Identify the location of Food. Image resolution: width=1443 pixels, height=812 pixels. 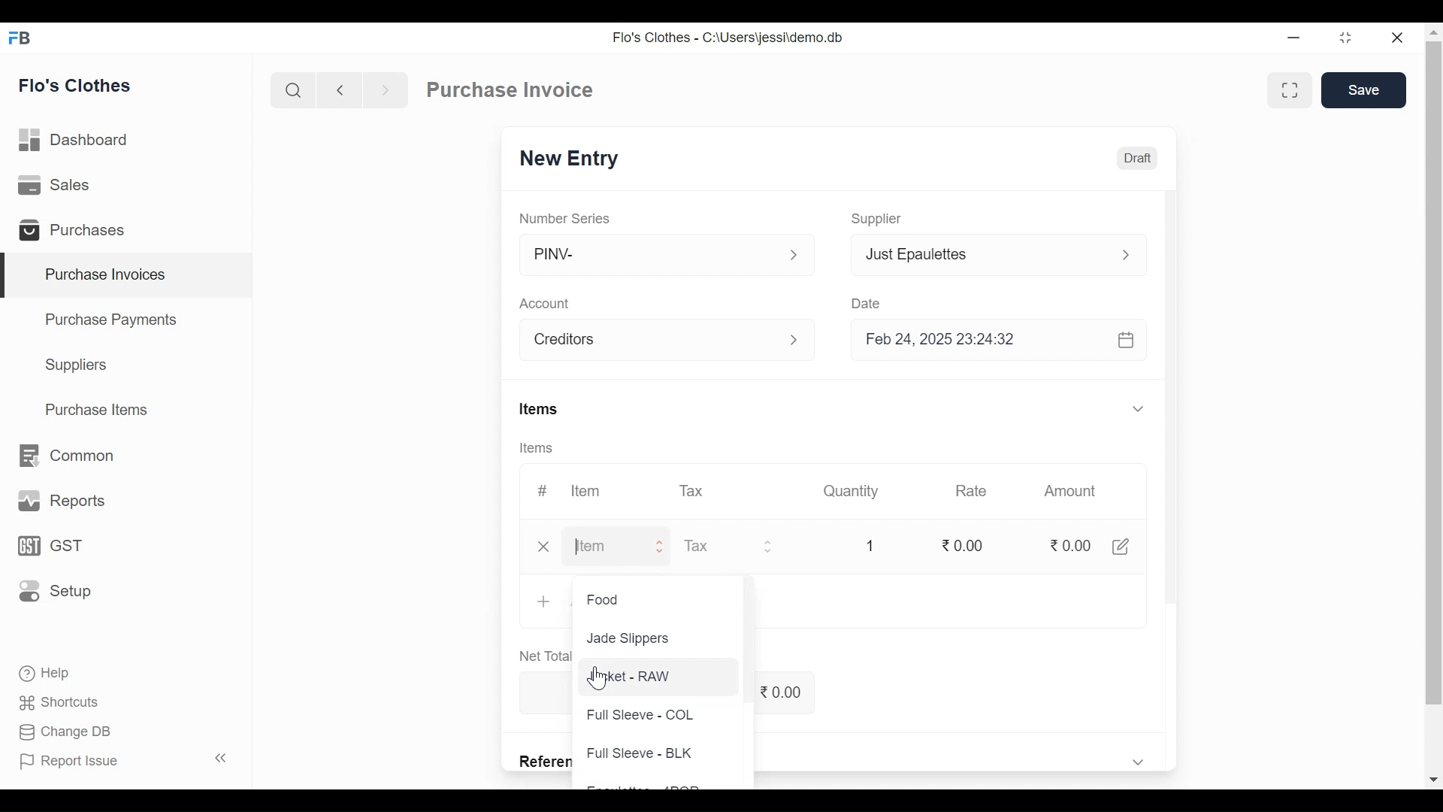
(611, 600).